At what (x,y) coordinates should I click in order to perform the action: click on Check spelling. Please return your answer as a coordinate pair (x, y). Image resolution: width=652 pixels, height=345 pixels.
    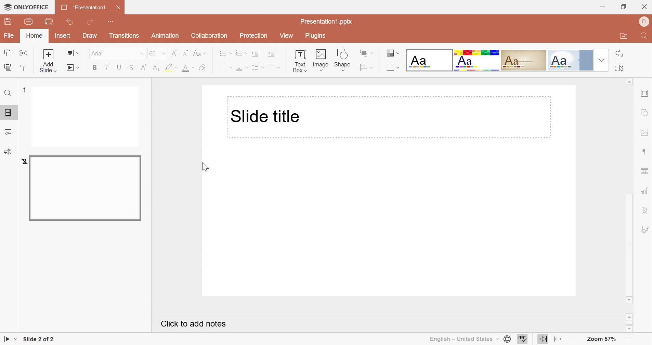
    Looking at the image, I should click on (522, 339).